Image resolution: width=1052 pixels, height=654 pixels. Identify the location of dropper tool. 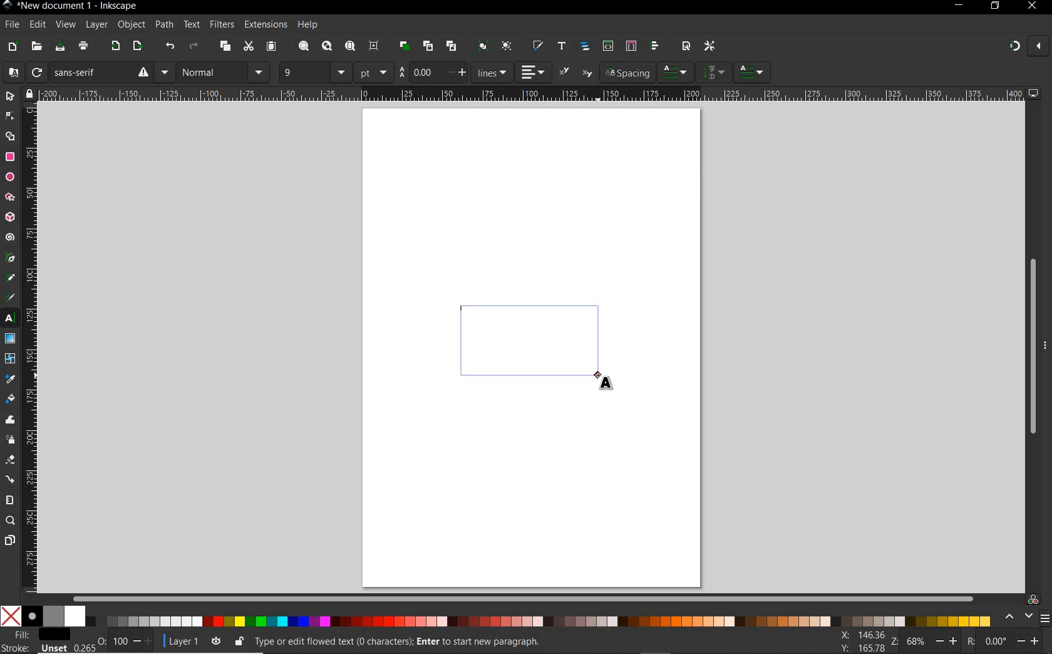
(11, 380).